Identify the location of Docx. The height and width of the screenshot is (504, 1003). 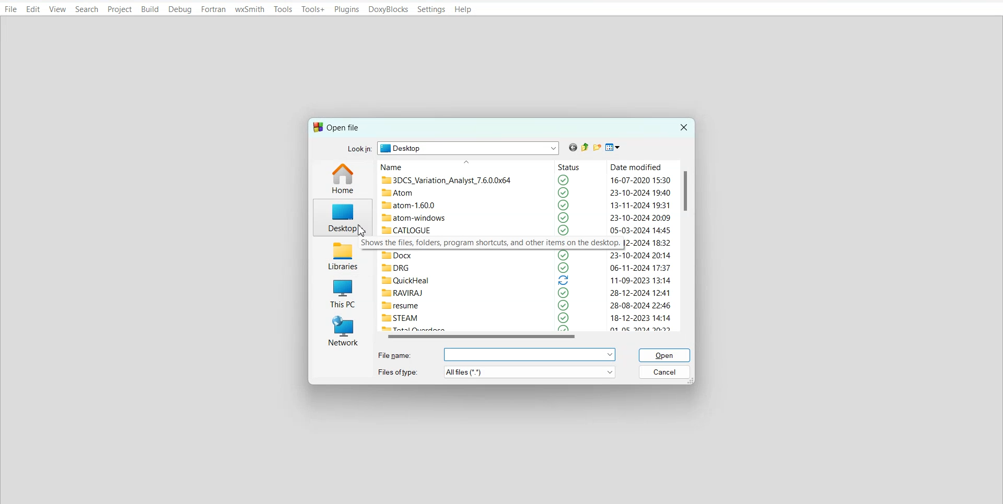
(396, 255).